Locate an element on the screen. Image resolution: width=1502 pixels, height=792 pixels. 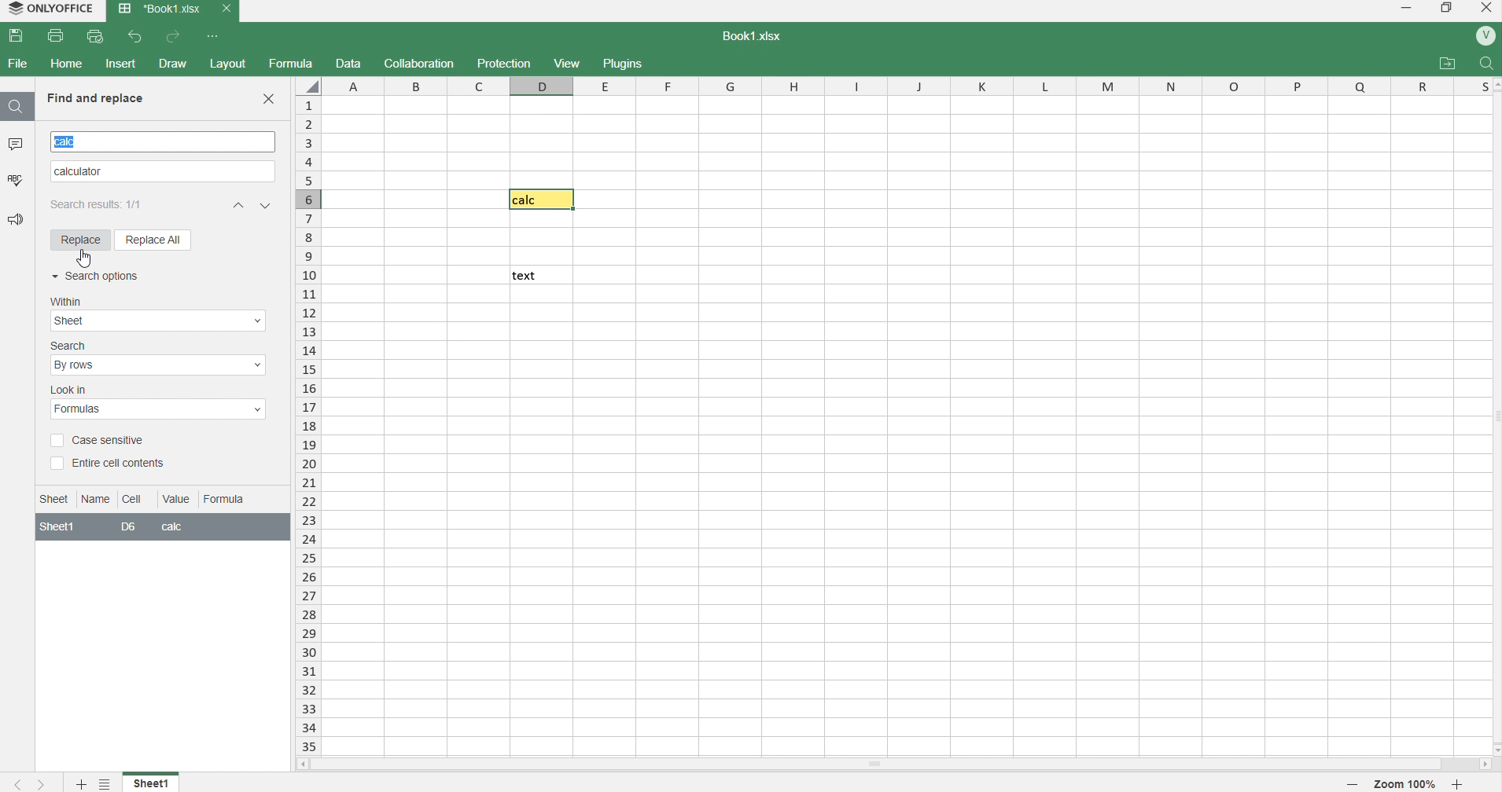
calc is located at coordinates (181, 526).